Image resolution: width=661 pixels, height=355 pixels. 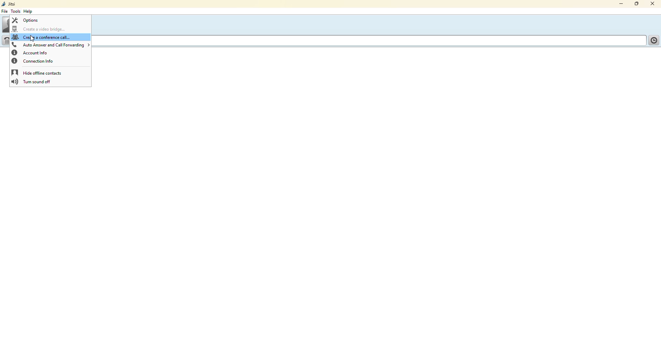 I want to click on create a video bridge, so click(x=40, y=29).